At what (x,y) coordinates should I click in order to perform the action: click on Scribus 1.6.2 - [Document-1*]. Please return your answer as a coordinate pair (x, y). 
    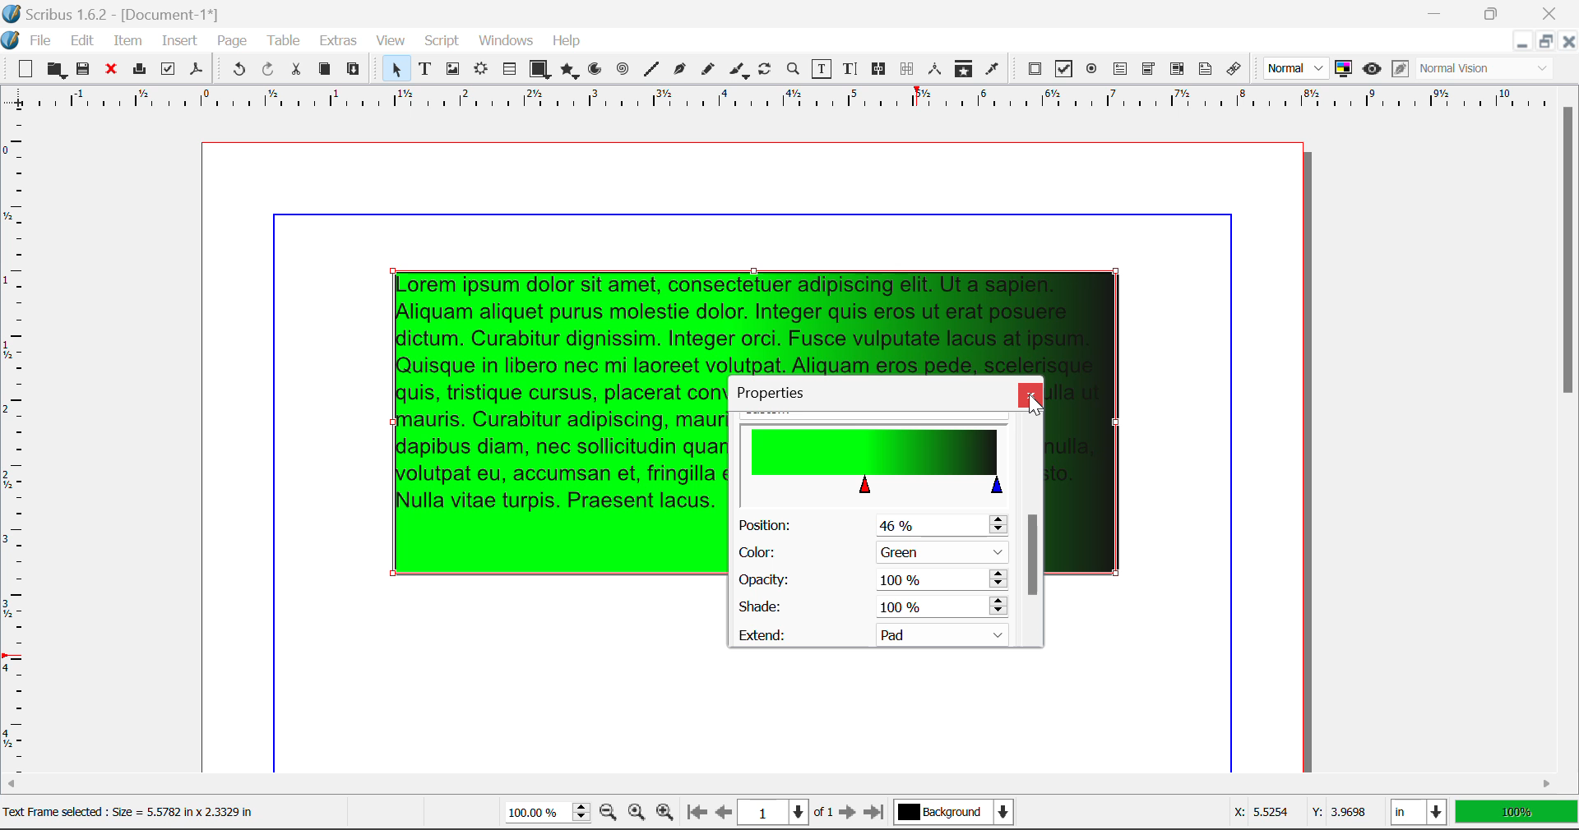
    Looking at the image, I should click on (118, 13).